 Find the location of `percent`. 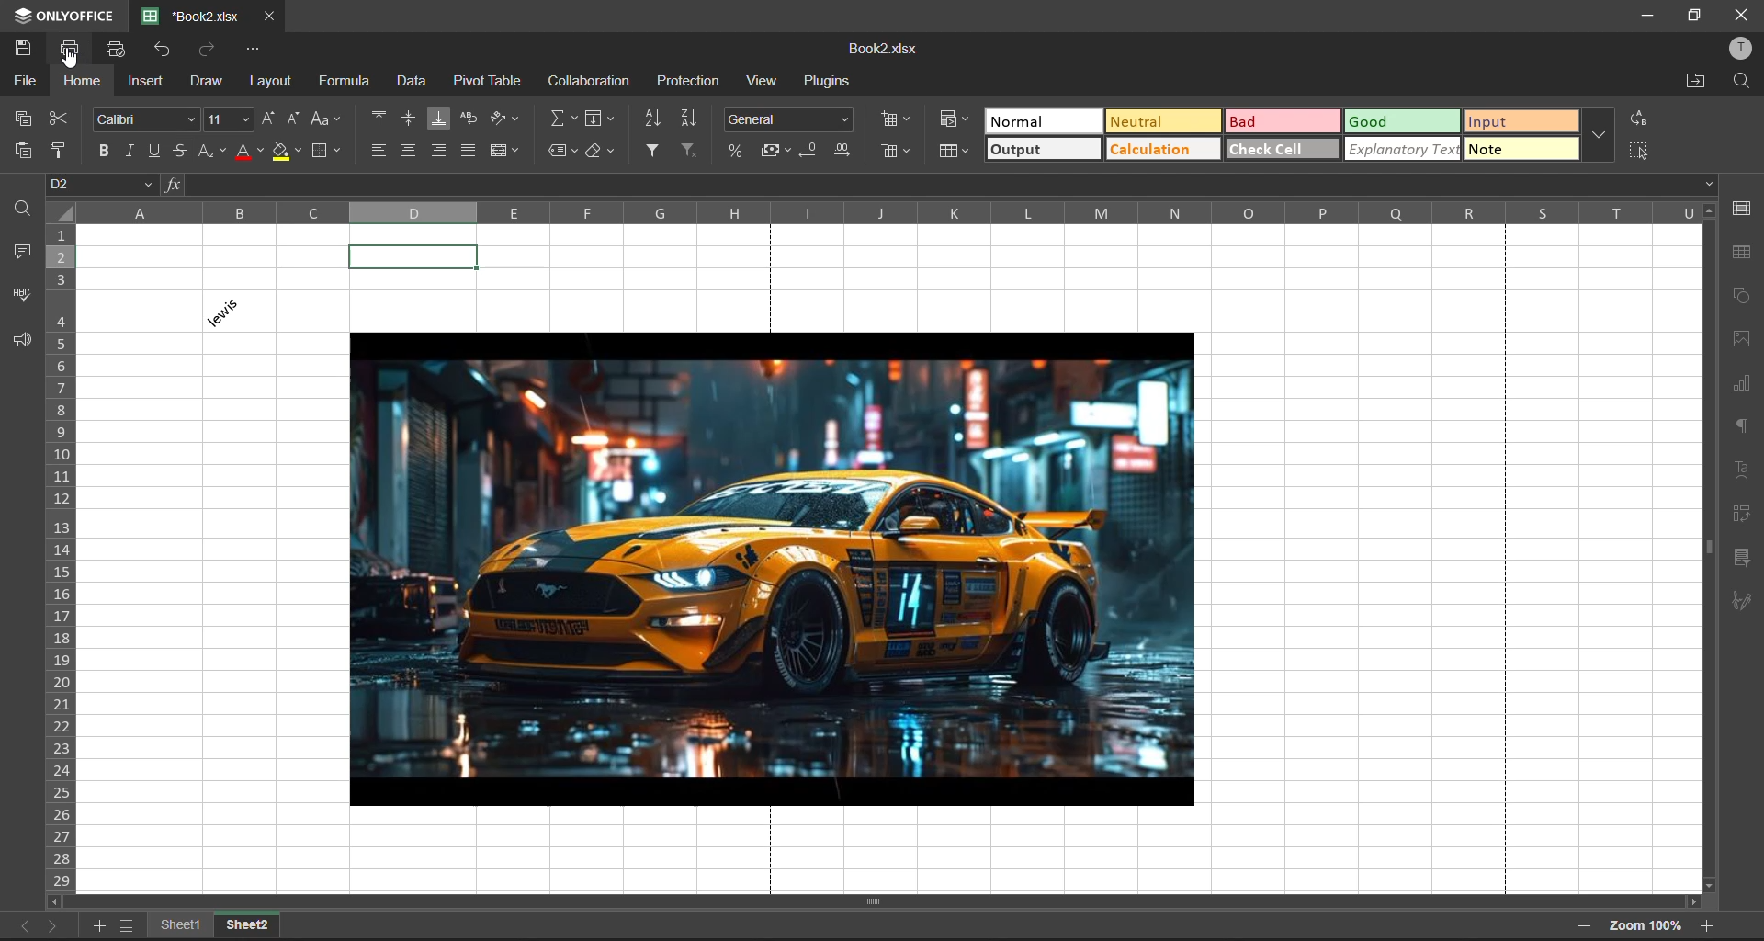

percent is located at coordinates (737, 153).